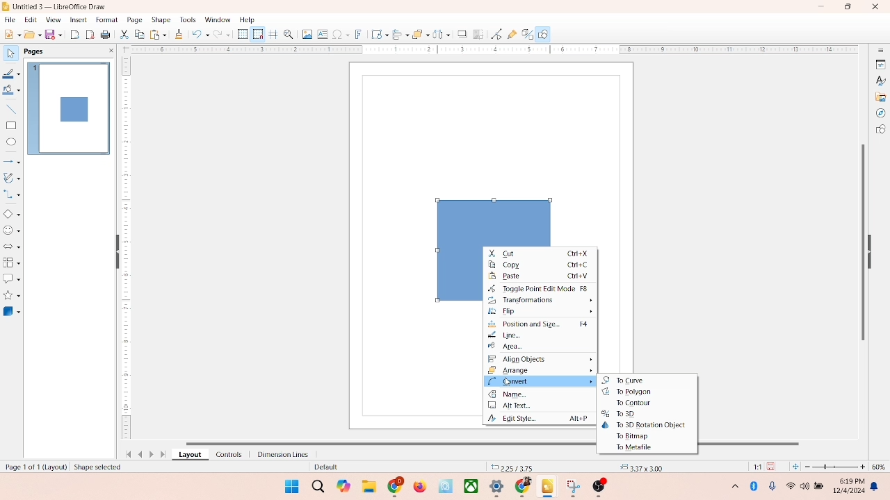 Image resolution: width=890 pixels, height=500 pixels. I want to click on to 3D rotation, so click(645, 424).